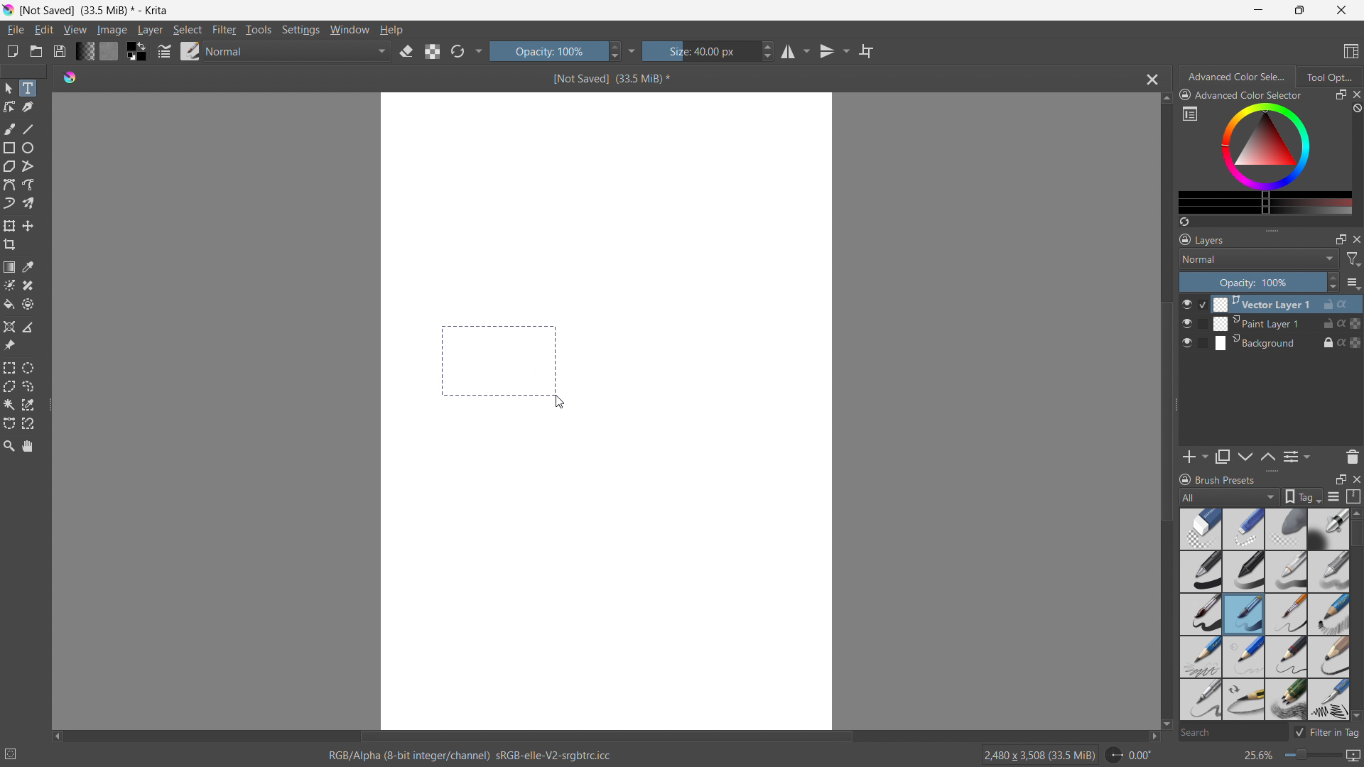  I want to click on set erasor, so click(406, 52).